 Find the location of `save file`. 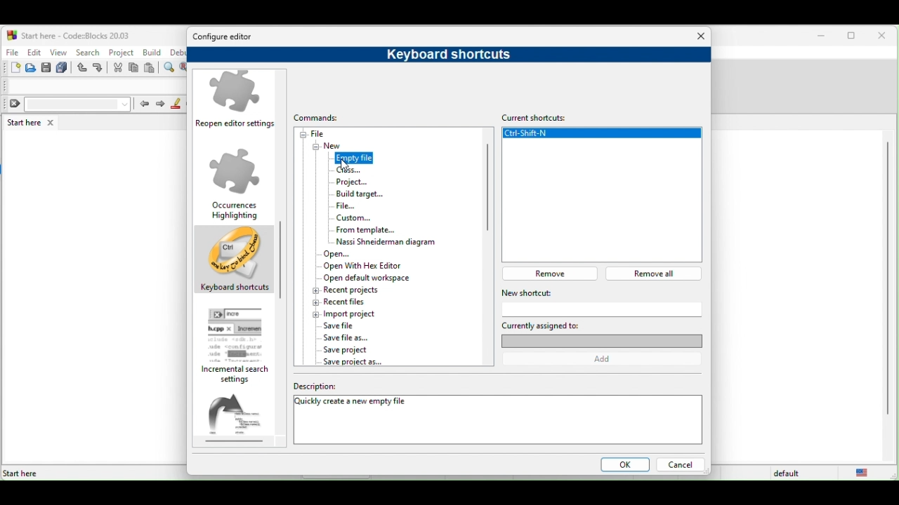

save file is located at coordinates (341, 326).